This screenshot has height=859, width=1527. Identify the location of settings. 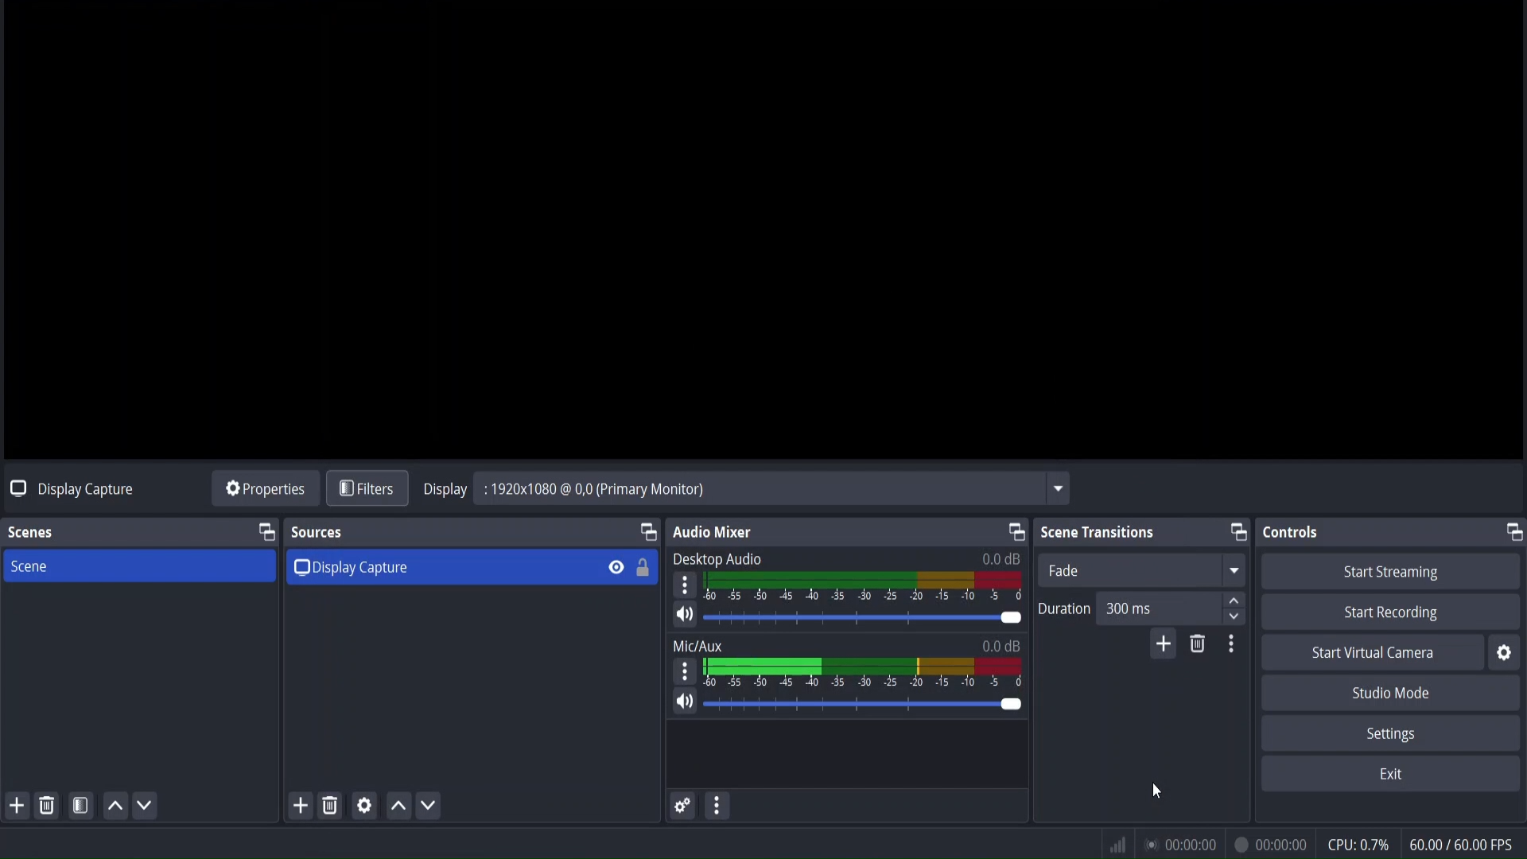
(1504, 653).